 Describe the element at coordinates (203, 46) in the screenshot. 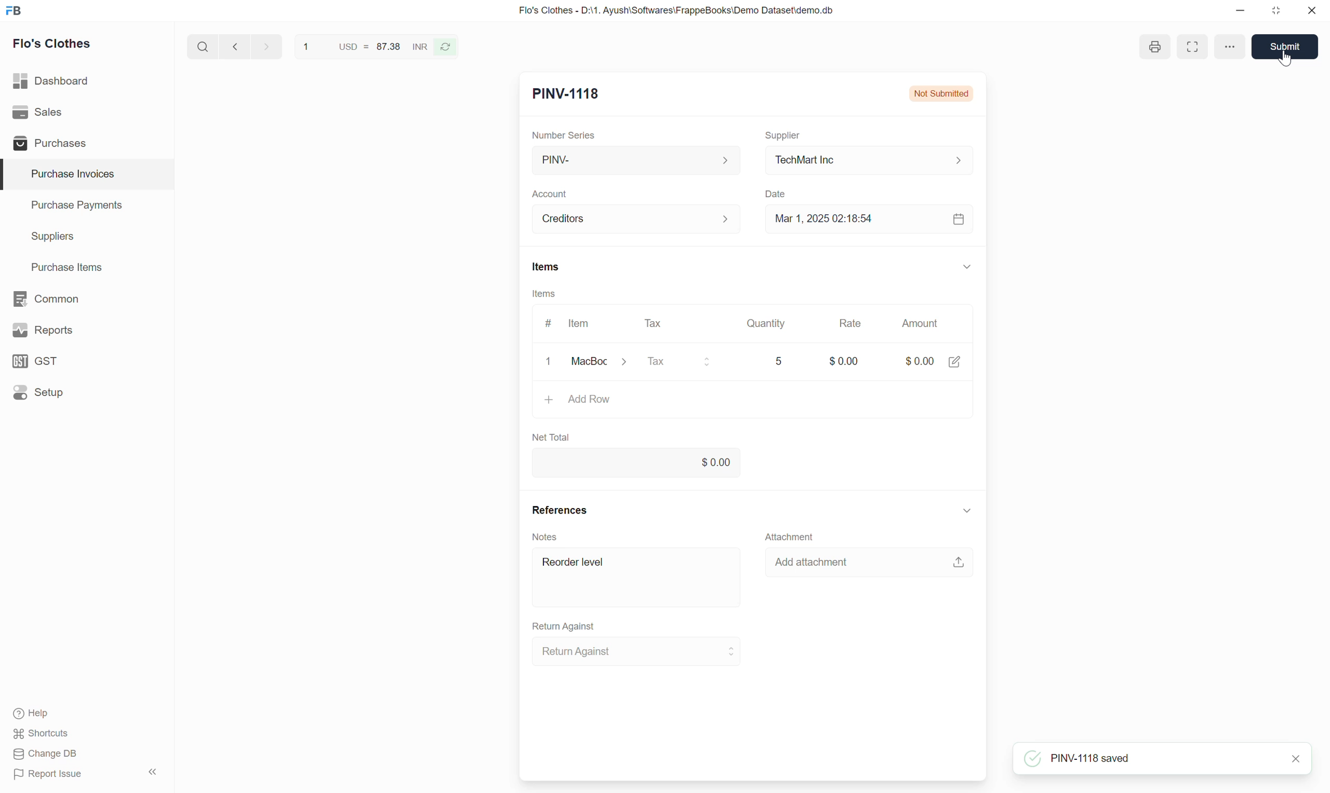

I see `Search` at that location.